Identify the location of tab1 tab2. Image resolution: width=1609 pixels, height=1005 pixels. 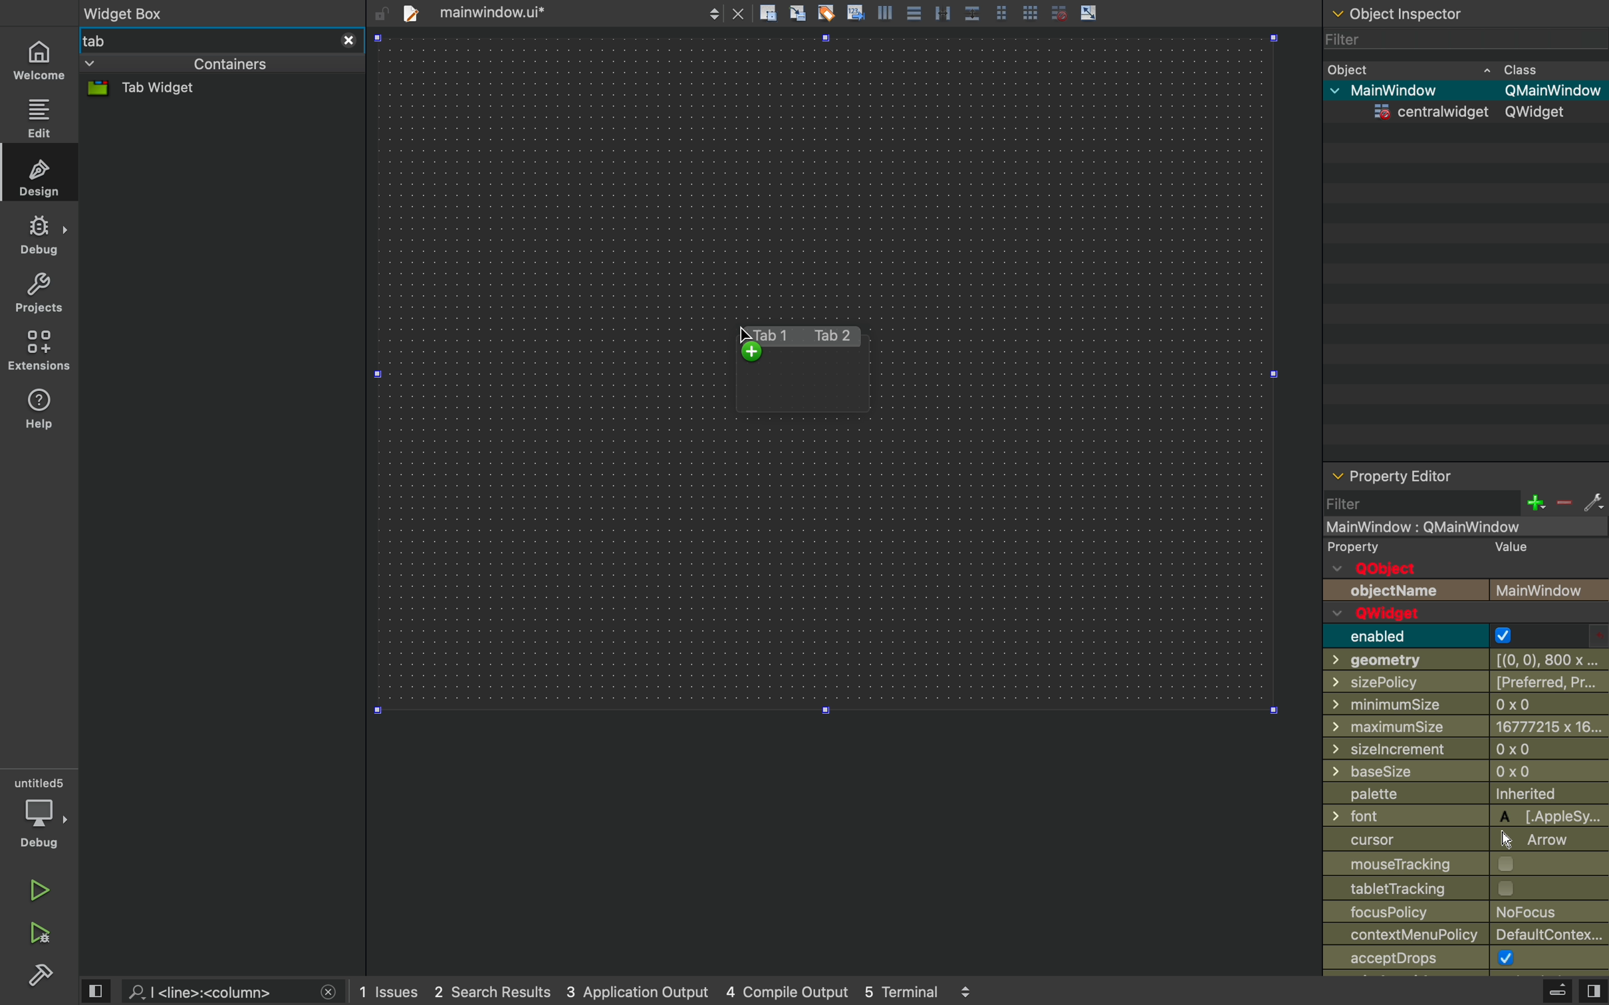
(797, 335).